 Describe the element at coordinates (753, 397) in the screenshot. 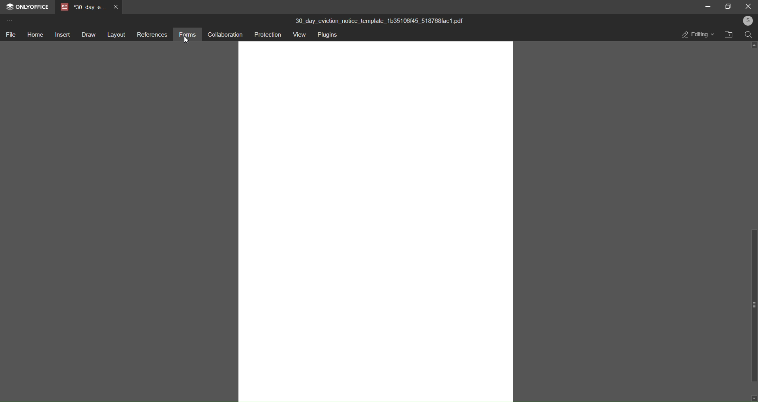

I see `down` at that location.